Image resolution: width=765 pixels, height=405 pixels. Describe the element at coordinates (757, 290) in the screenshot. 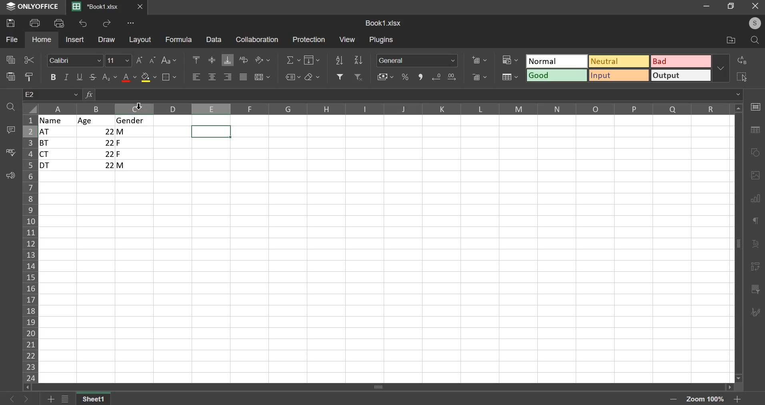

I see `slicer` at that location.